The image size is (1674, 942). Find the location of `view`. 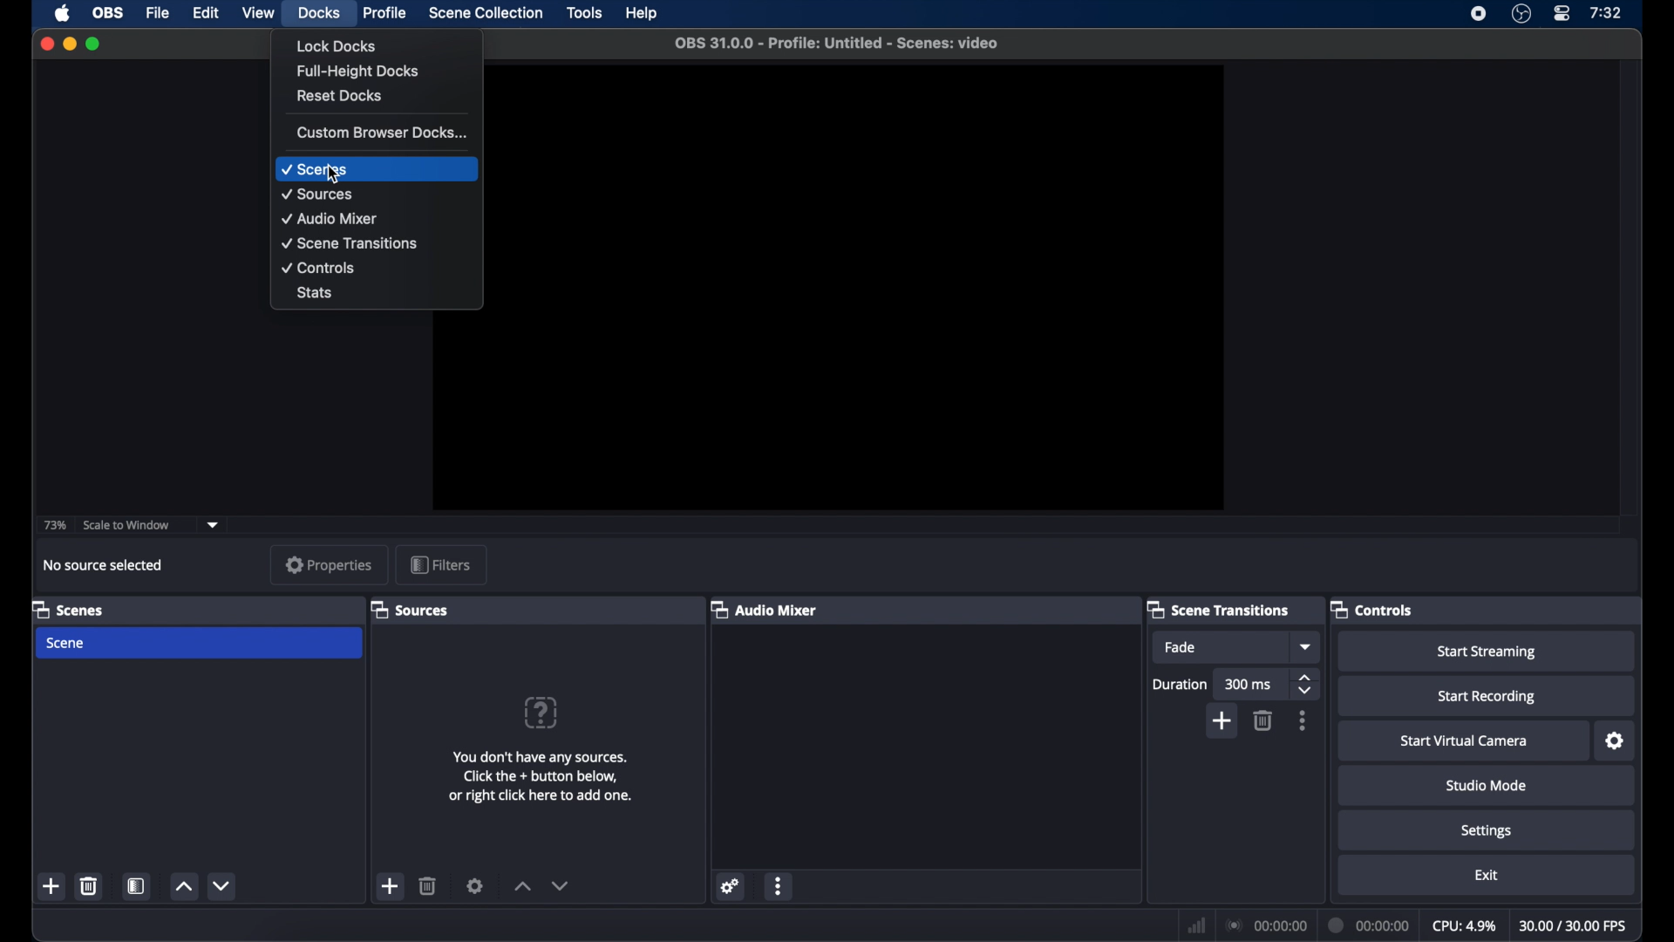

view is located at coordinates (258, 12).